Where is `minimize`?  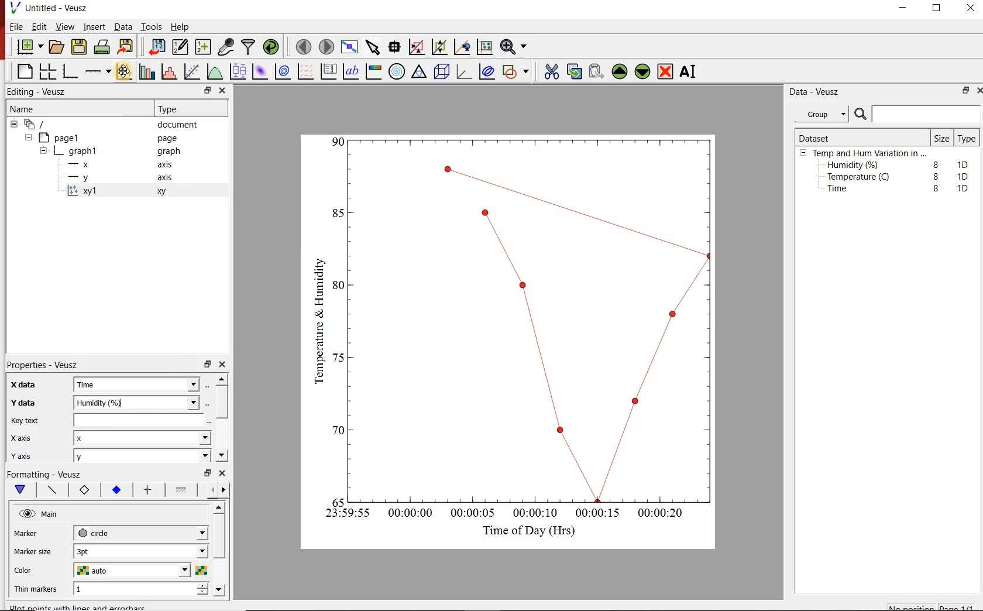 minimize is located at coordinates (907, 8).